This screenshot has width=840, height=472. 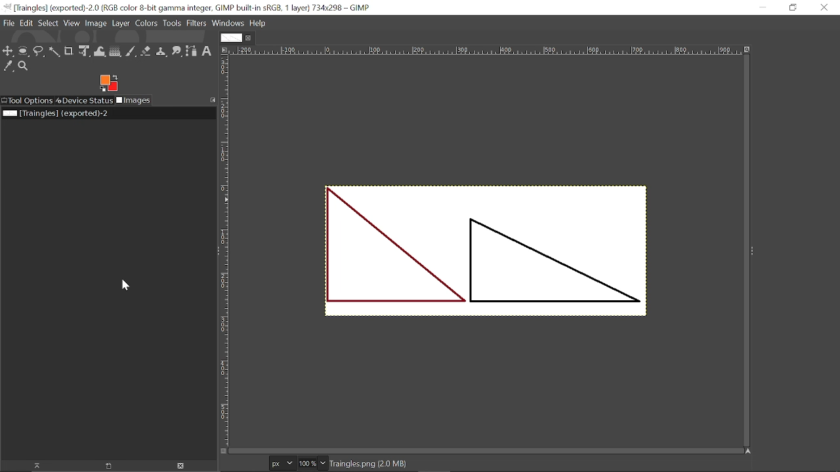 What do you see at coordinates (83, 51) in the screenshot?
I see `Unified transform tool` at bounding box center [83, 51].